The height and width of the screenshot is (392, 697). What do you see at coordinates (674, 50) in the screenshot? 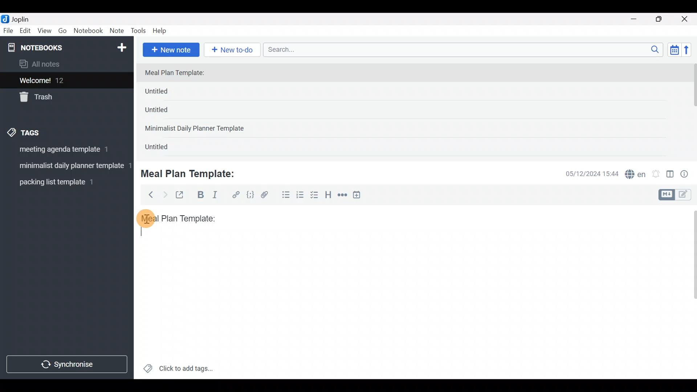
I see `Toggle sort order` at bounding box center [674, 50].